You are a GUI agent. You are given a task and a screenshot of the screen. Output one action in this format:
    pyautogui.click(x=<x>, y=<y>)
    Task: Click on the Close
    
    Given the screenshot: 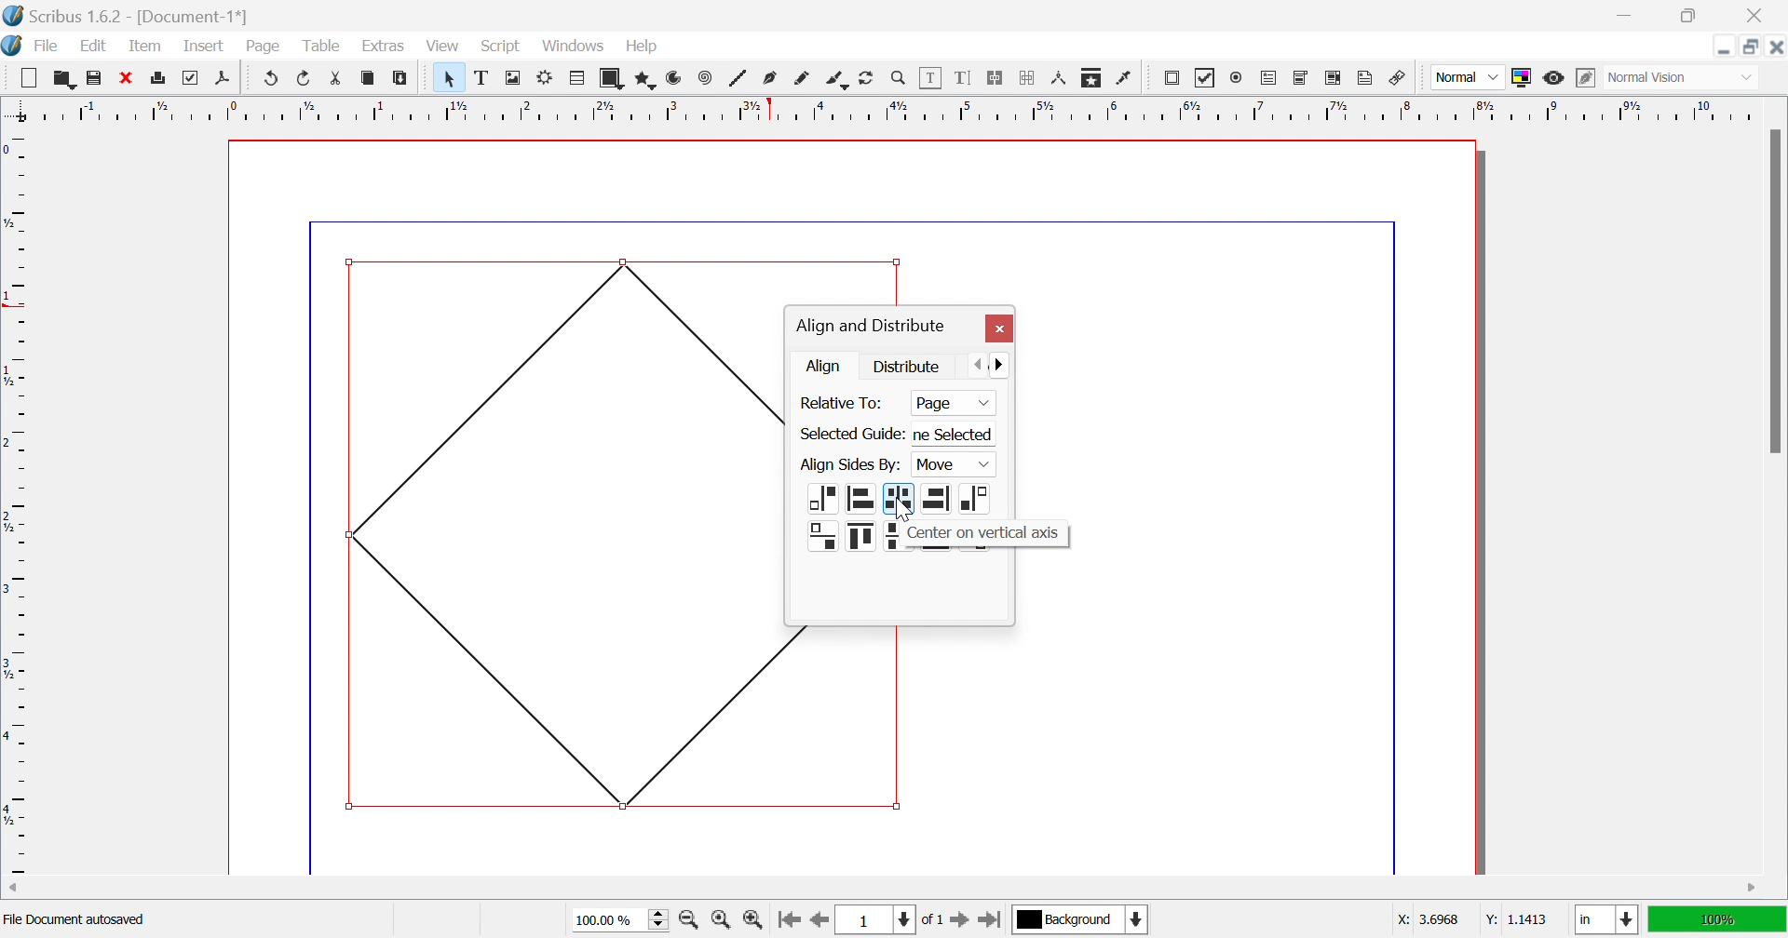 What is the action you would take?
    pyautogui.click(x=1759, y=16)
    